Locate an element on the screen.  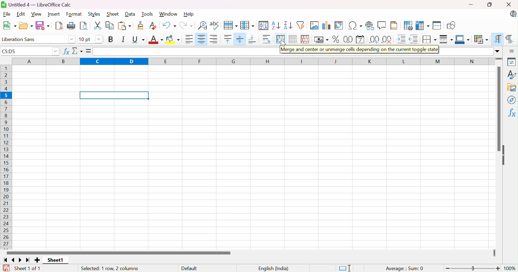
Row is located at coordinates (230, 25).